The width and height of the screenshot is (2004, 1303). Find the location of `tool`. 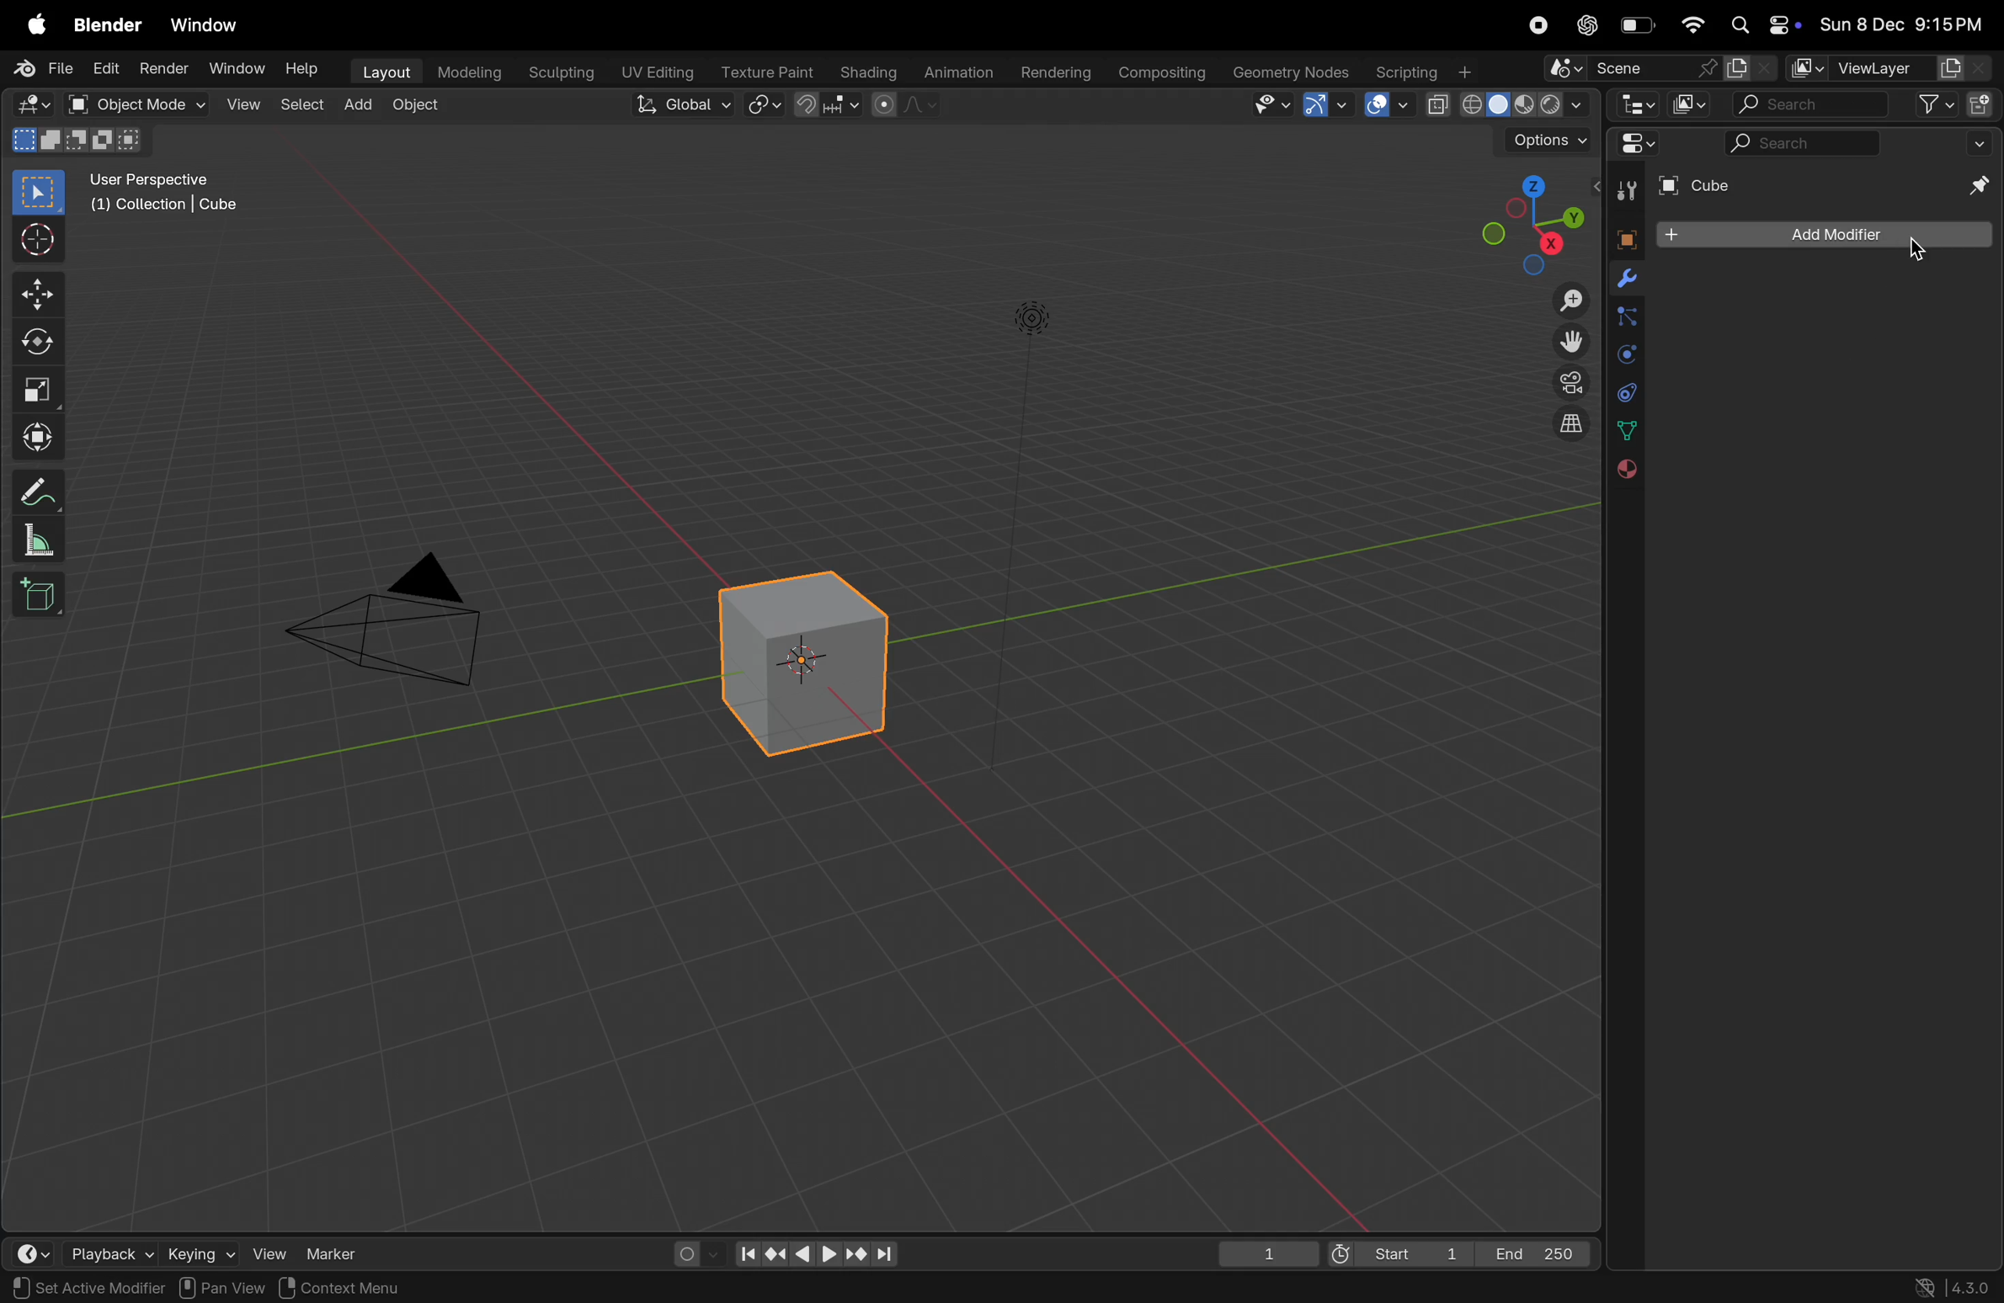

tool is located at coordinates (1623, 192).